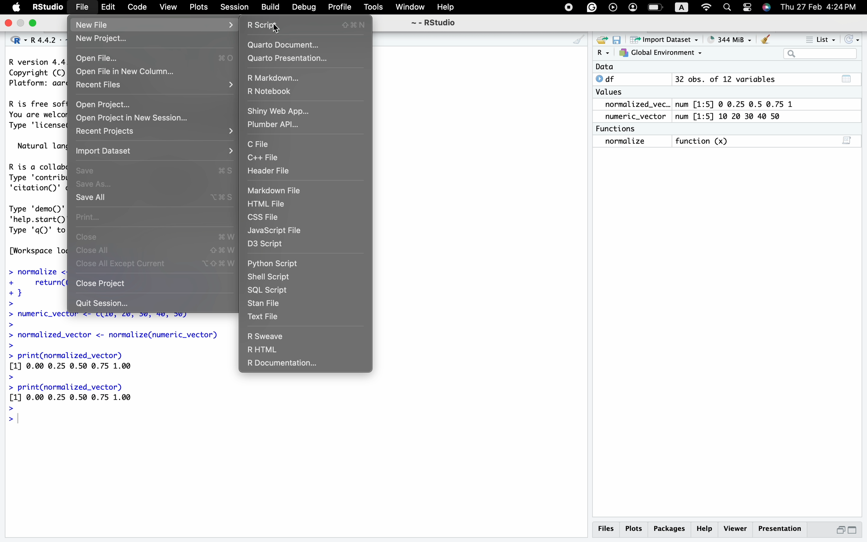  I want to click on List, so click(820, 39).